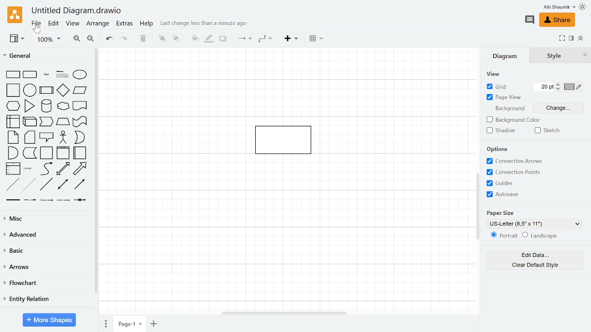 This screenshot has height=332, width=591. What do you see at coordinates (498, 150) in the screenshot?
I see `Options` at bounding box center [498, 150].